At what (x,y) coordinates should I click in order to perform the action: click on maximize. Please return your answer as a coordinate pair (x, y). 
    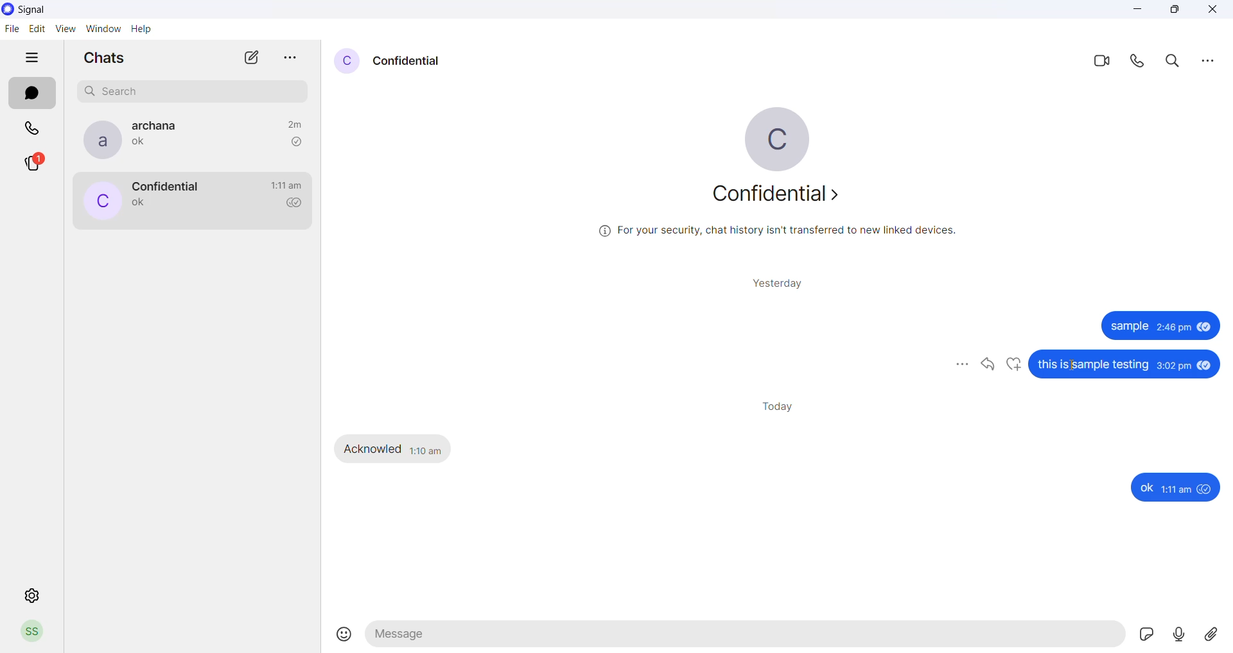
    Looking at the image, I should click on (1175, 12).